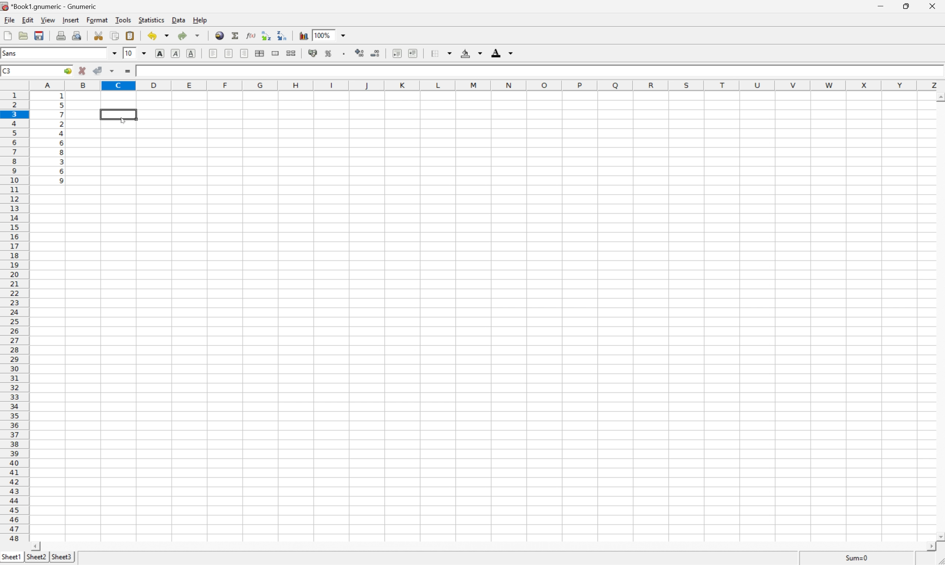 Image resolution: width=945 pixels, height=565 pixels. I want to click on decrease number of decimals displayed, so click(377, 53).